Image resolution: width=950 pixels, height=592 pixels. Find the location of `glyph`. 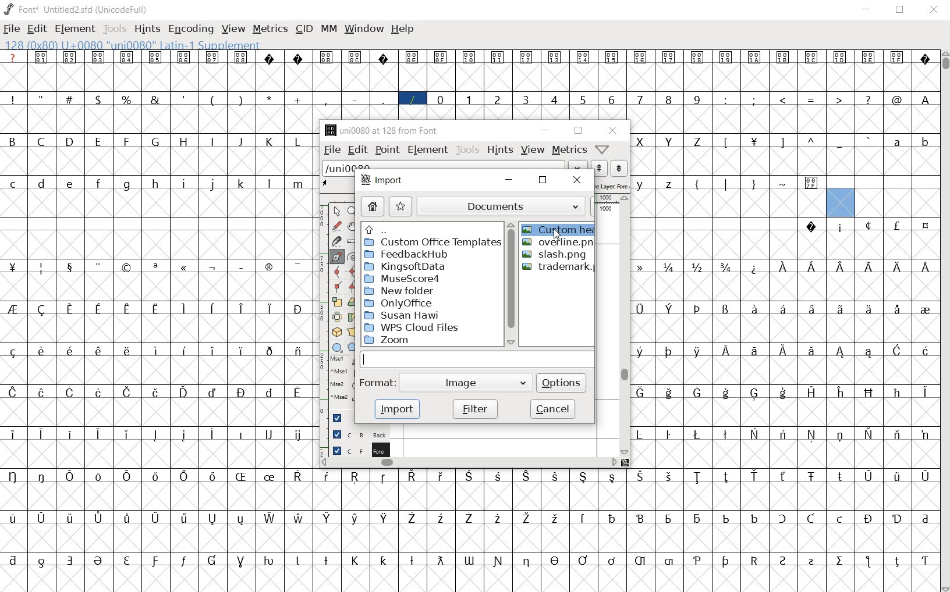

glyph is located at coordinates (640, 561).